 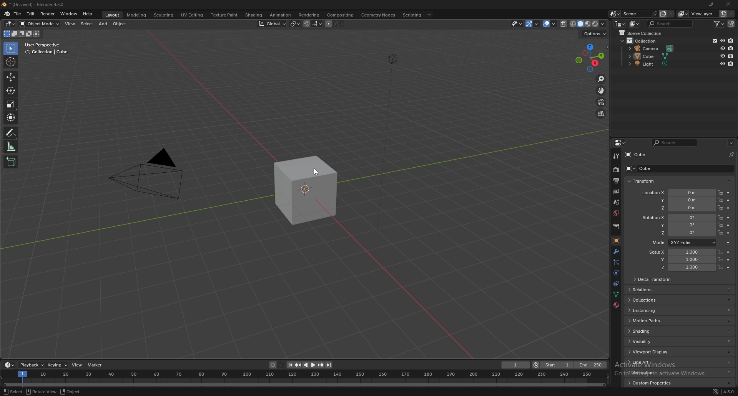 What do you see at coordinates (328, 24) in the screenshot?
I see `proportional editing objects` at bounding box center [328, 24].